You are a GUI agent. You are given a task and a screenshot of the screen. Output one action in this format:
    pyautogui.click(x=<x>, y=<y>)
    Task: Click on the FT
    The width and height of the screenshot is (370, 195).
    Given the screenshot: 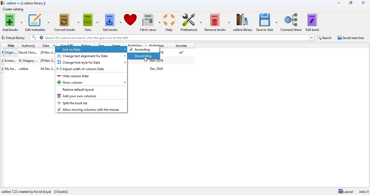 What is the action you would take?
    pyautogui.click(x=34, y=38)
    